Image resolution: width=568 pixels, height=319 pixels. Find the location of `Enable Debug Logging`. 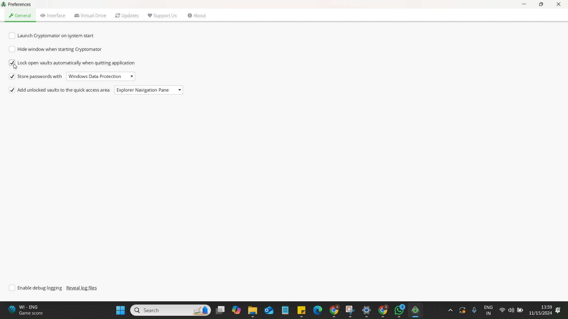

Enable Debug Logging is located at coordinates (37, 288).